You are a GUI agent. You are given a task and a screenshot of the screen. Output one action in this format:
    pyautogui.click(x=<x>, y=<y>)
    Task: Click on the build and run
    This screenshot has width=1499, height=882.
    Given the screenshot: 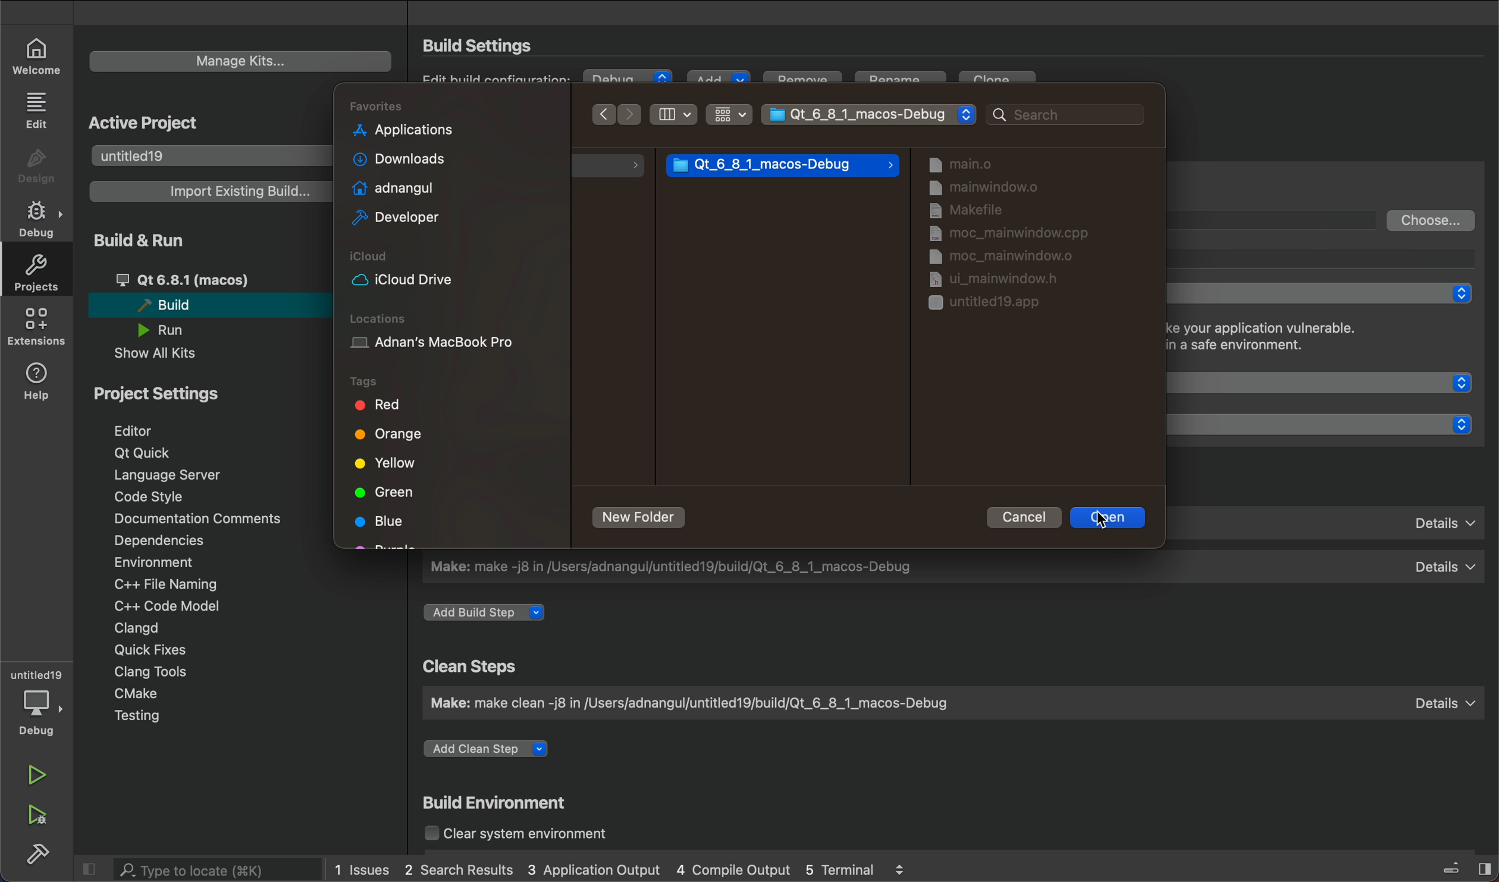 What is the action you would take?
    pyautogui.click(x=152, y=239)
    